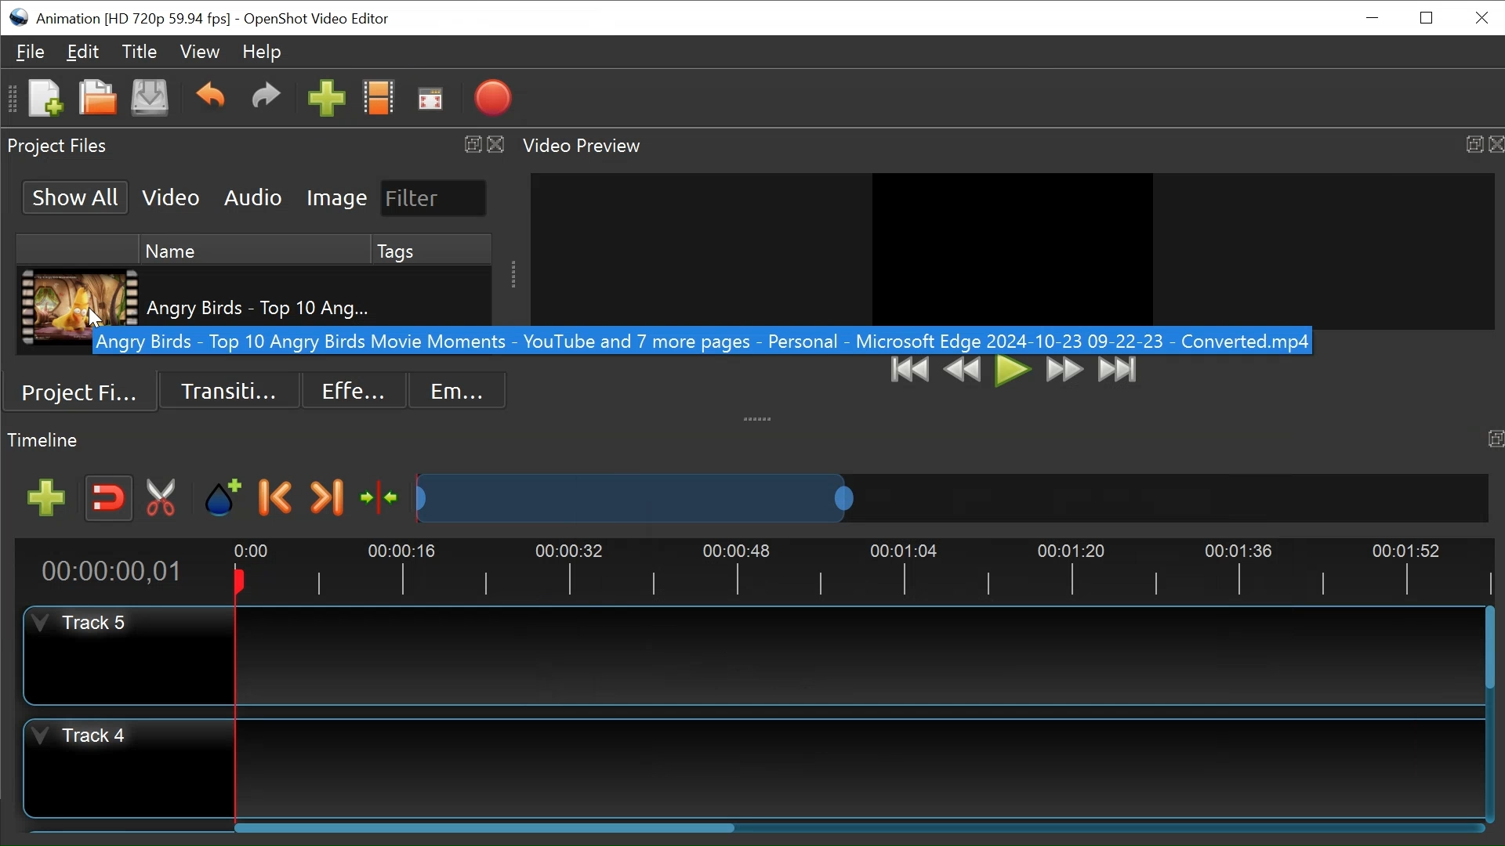 The width and height of the screenshot is (1505, 846). I want to click on Add Track, so click(46, 498).